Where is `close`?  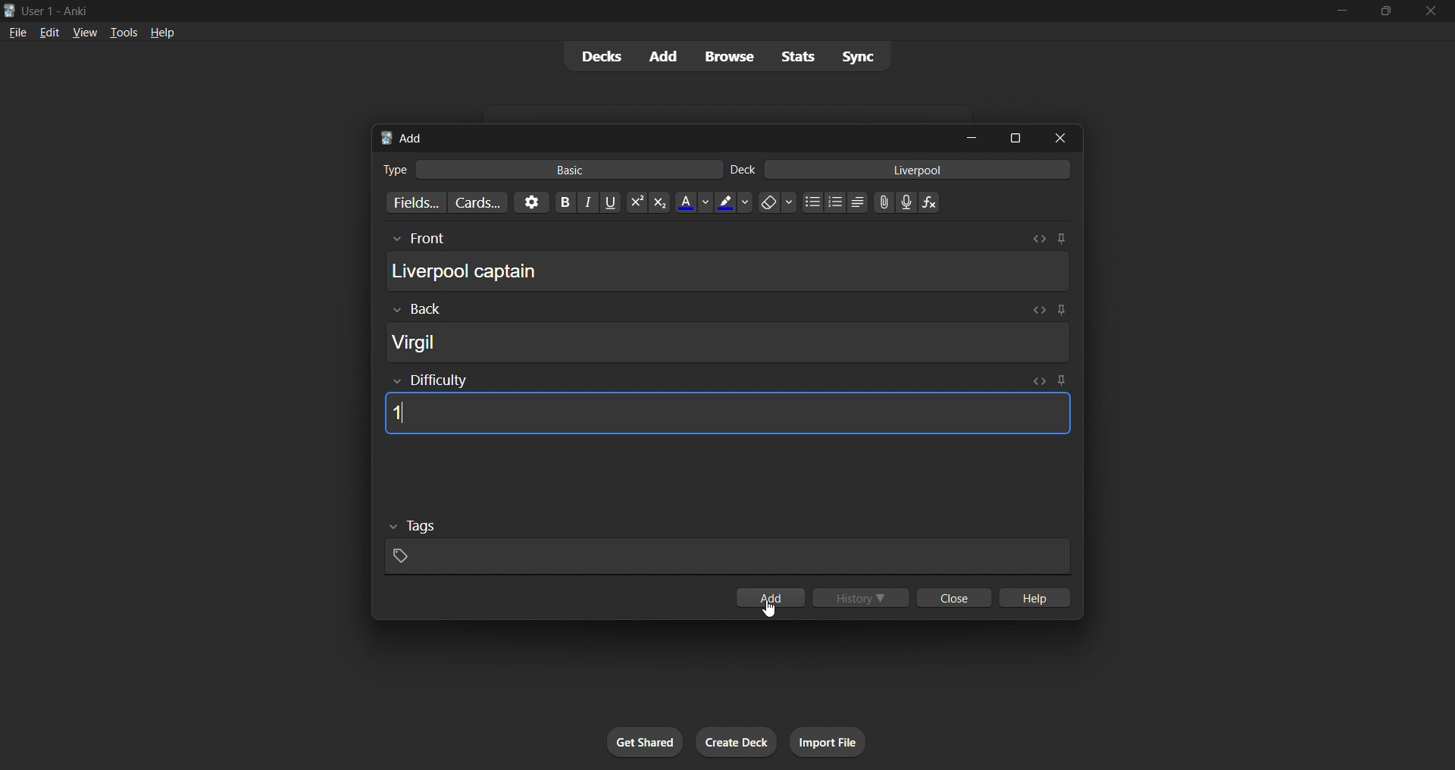 close is located at coordinates (954, 597).